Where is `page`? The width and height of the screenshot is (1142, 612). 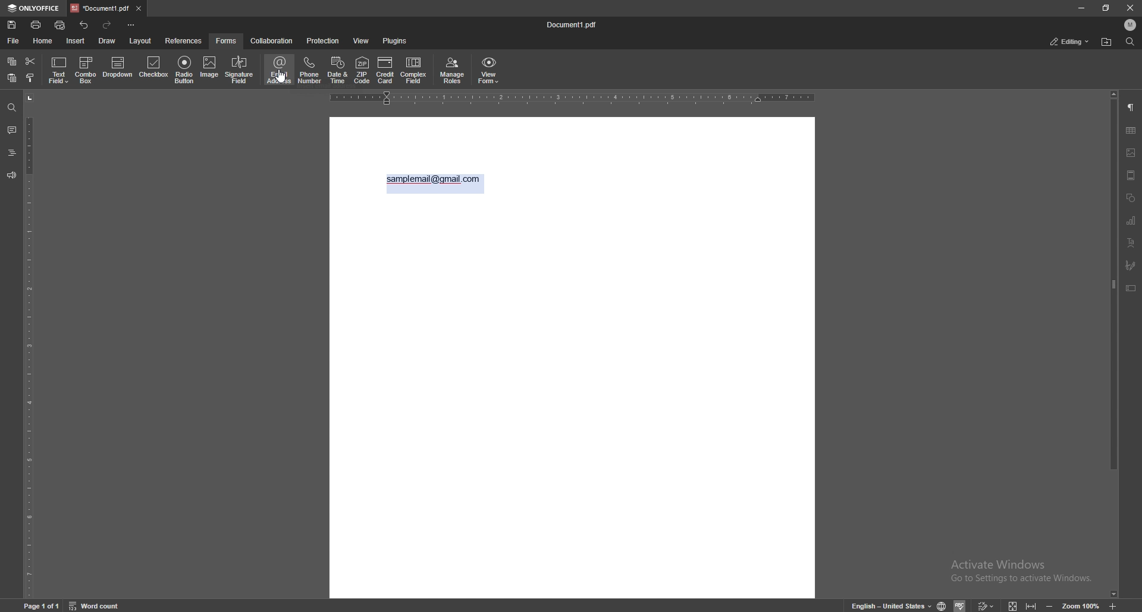 page is located at coordinates (42, 605).